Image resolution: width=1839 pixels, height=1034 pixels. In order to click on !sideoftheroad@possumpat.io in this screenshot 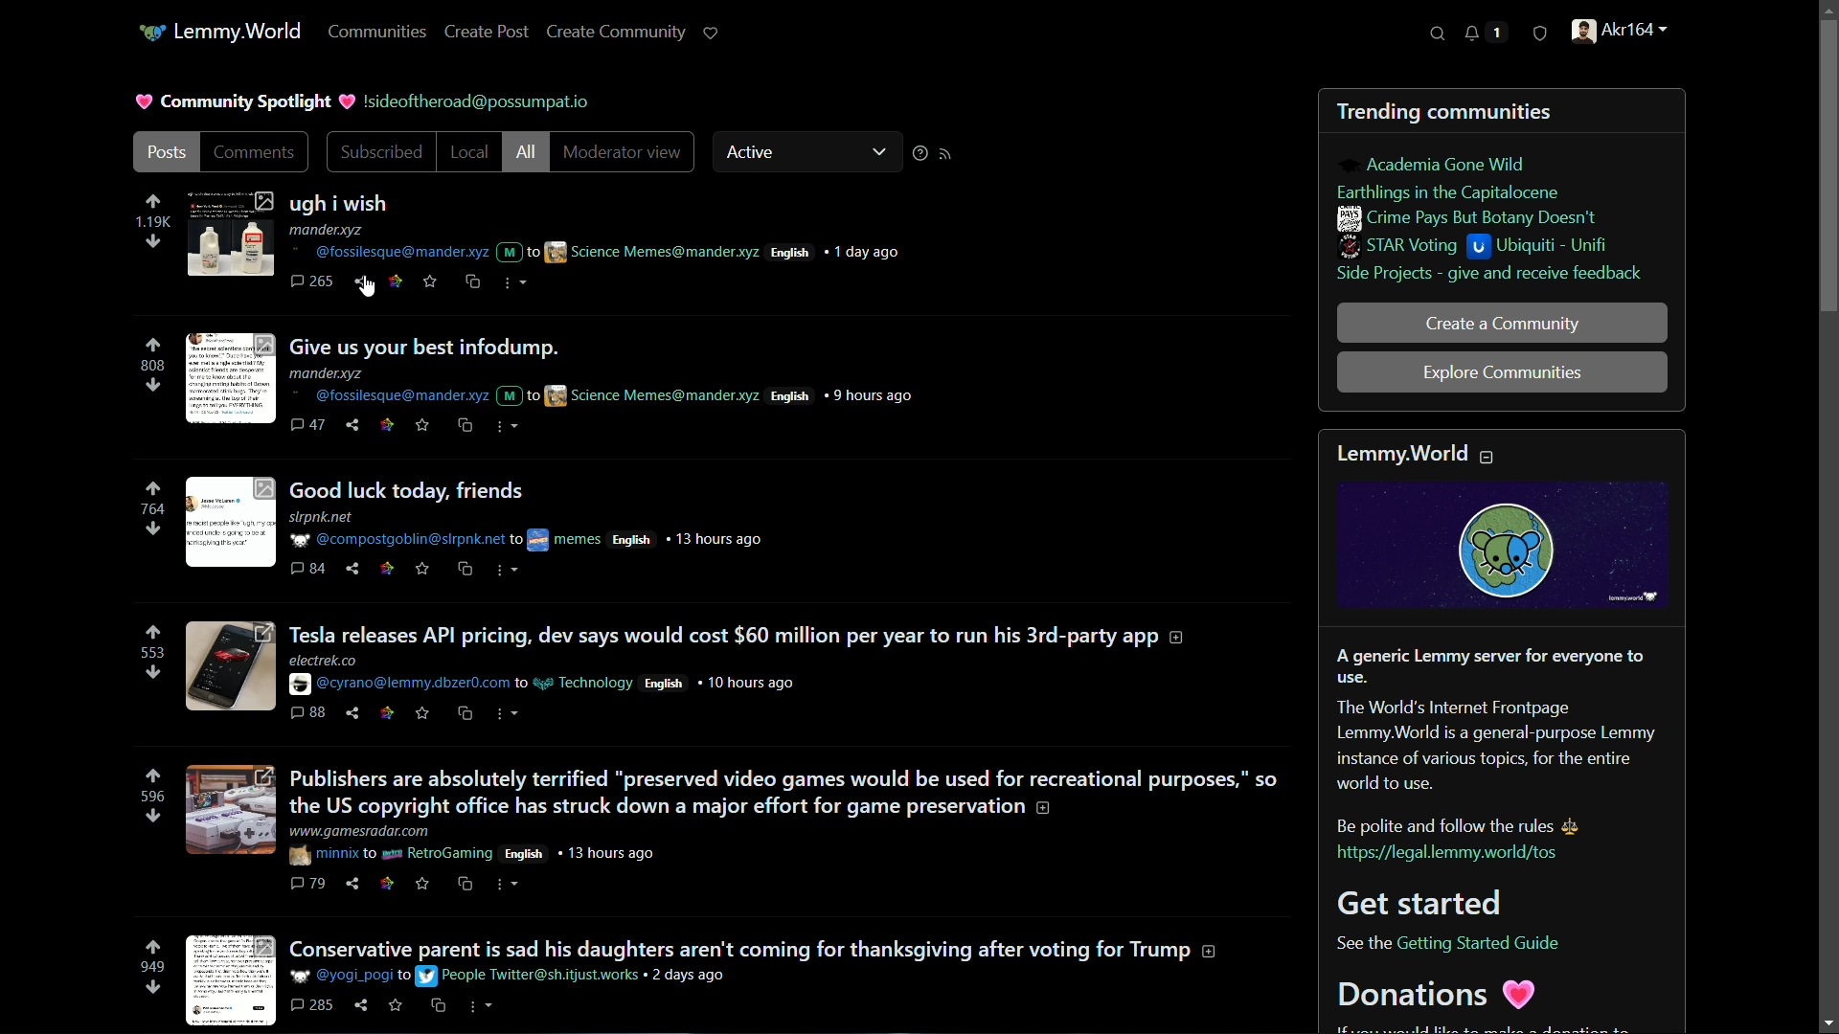, I will do `click(484, 101)`.